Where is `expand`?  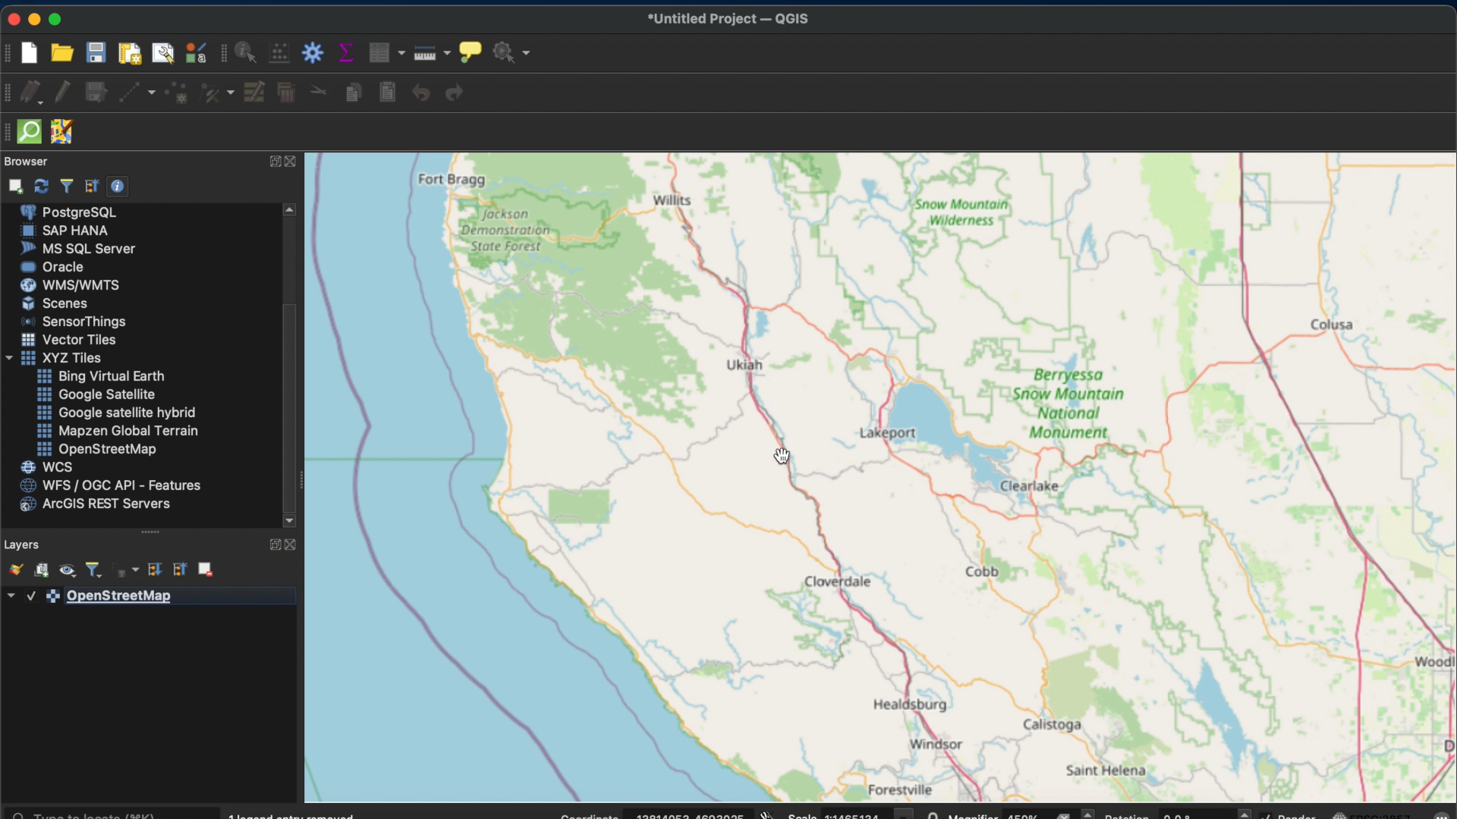 expand is located at coordinates (272, 162).